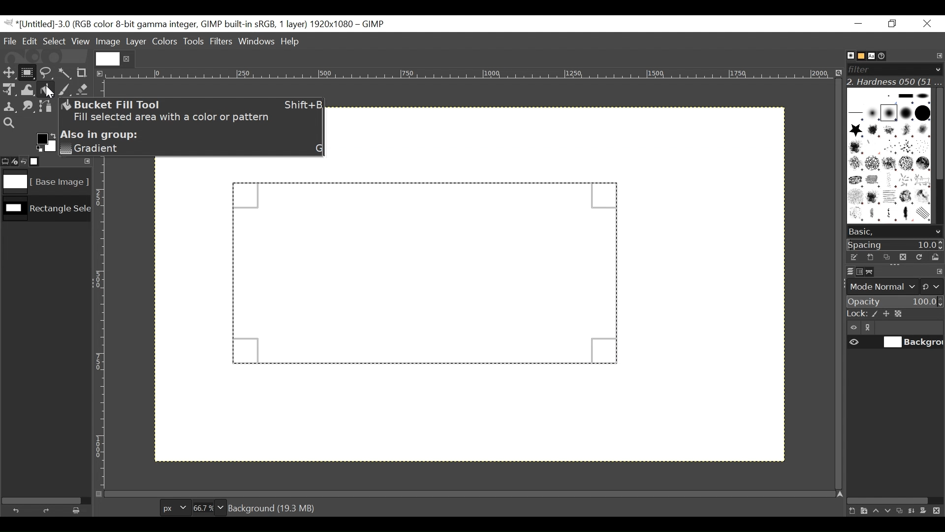 The height and width of the screenshot is (532, 945). I want to click on Undo, so click(18, 509).